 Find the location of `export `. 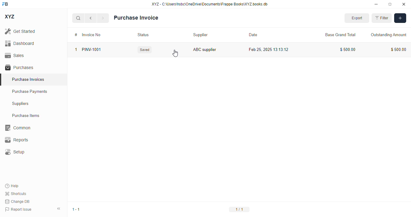

export  is located at coordinates (357, 18).